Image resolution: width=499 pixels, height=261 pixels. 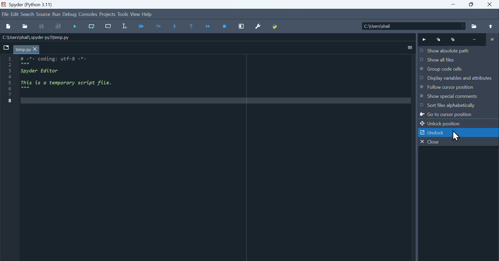 I want to click on Stop debugging, so click(x=225, y=26).